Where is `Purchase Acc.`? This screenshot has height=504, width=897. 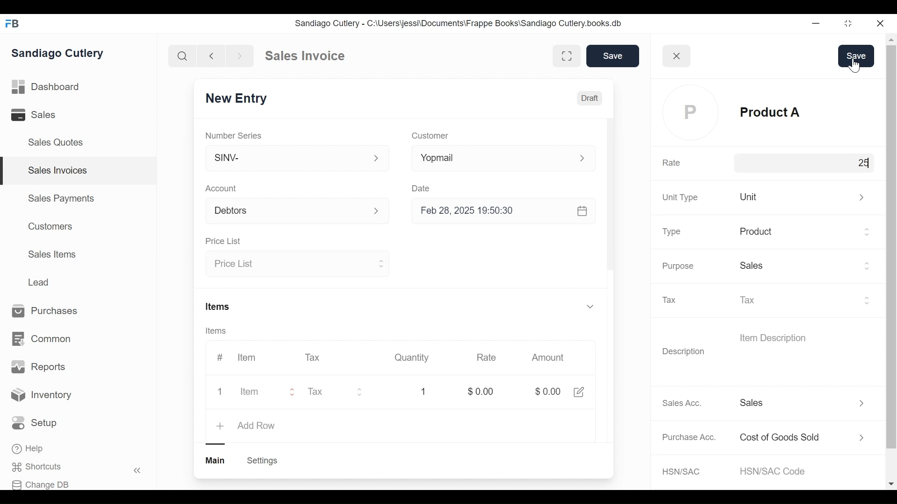
Purchase Acc. is located at coordinates (690, 437).